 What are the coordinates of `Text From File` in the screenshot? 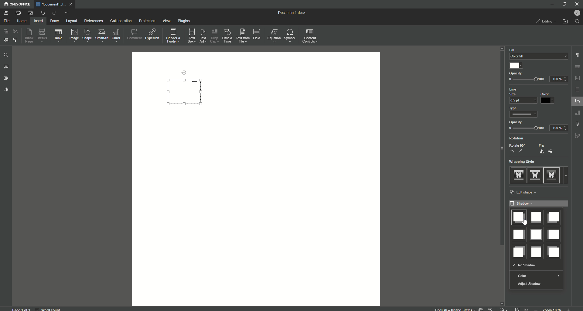 It's located at (242, 35).